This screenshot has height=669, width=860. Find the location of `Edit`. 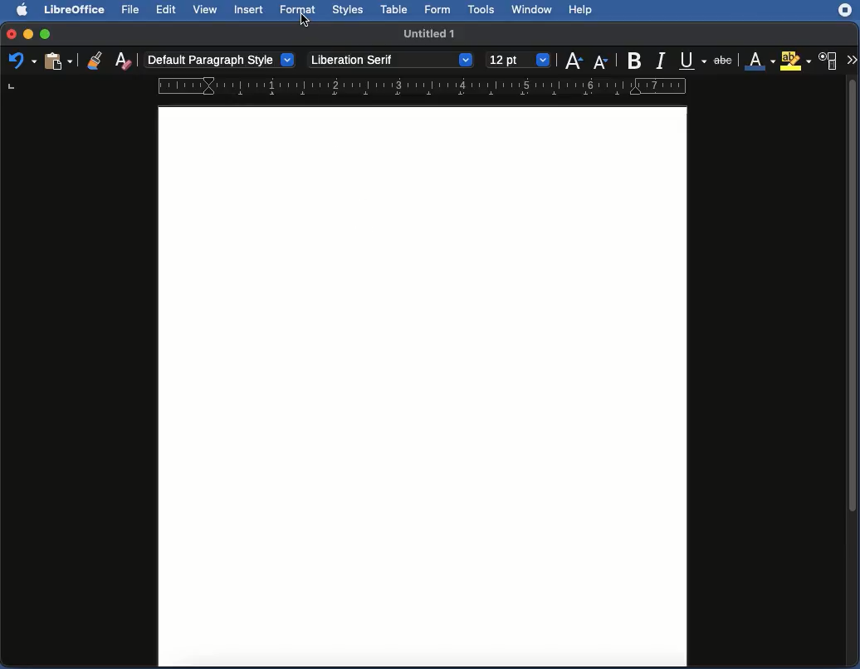

Edit is located at coordinates (166, 10).